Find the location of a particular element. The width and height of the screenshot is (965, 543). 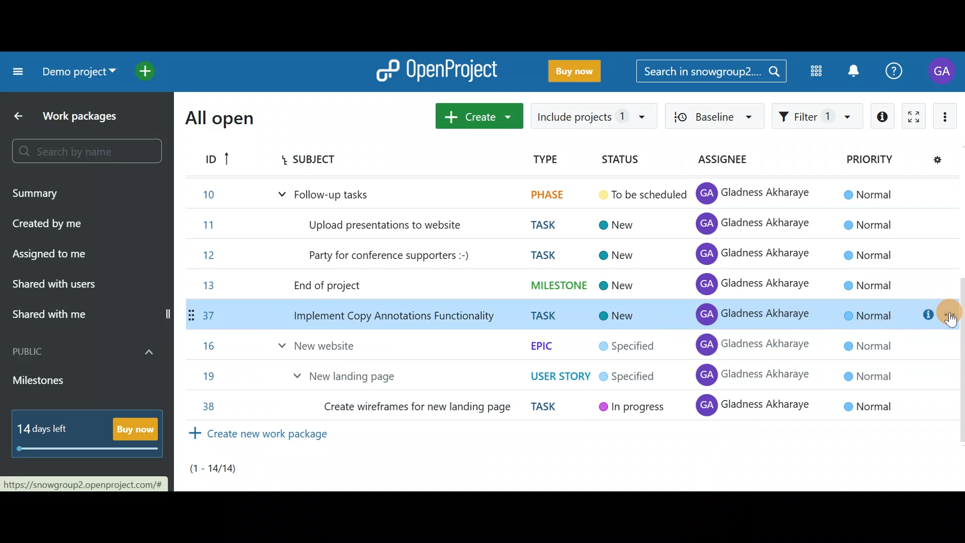

New website is located at coordinates (324, 345).